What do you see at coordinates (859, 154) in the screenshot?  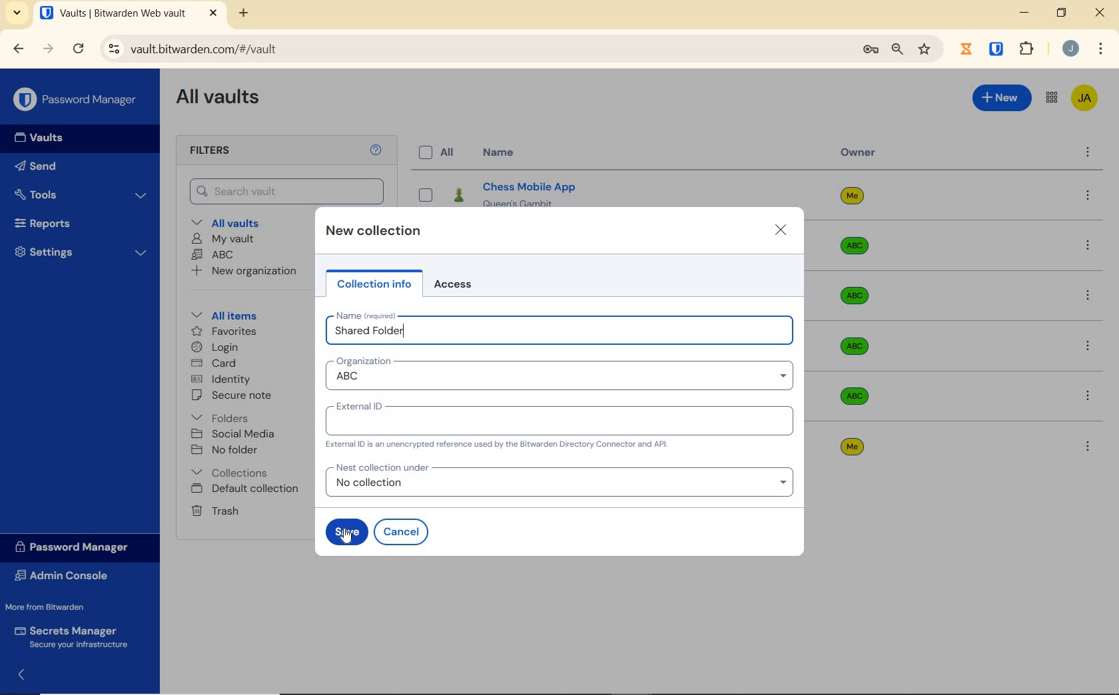 I see `owner` at bounding box center [859, 154].